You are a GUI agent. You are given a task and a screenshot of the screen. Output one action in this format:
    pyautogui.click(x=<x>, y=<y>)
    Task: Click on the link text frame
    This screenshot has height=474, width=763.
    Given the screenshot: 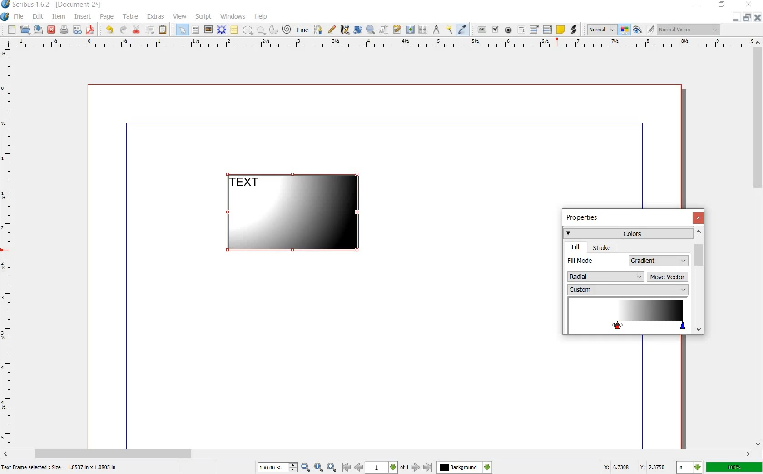 What is the action you would take?
    pyautogui.click(x=410, y=30)
    